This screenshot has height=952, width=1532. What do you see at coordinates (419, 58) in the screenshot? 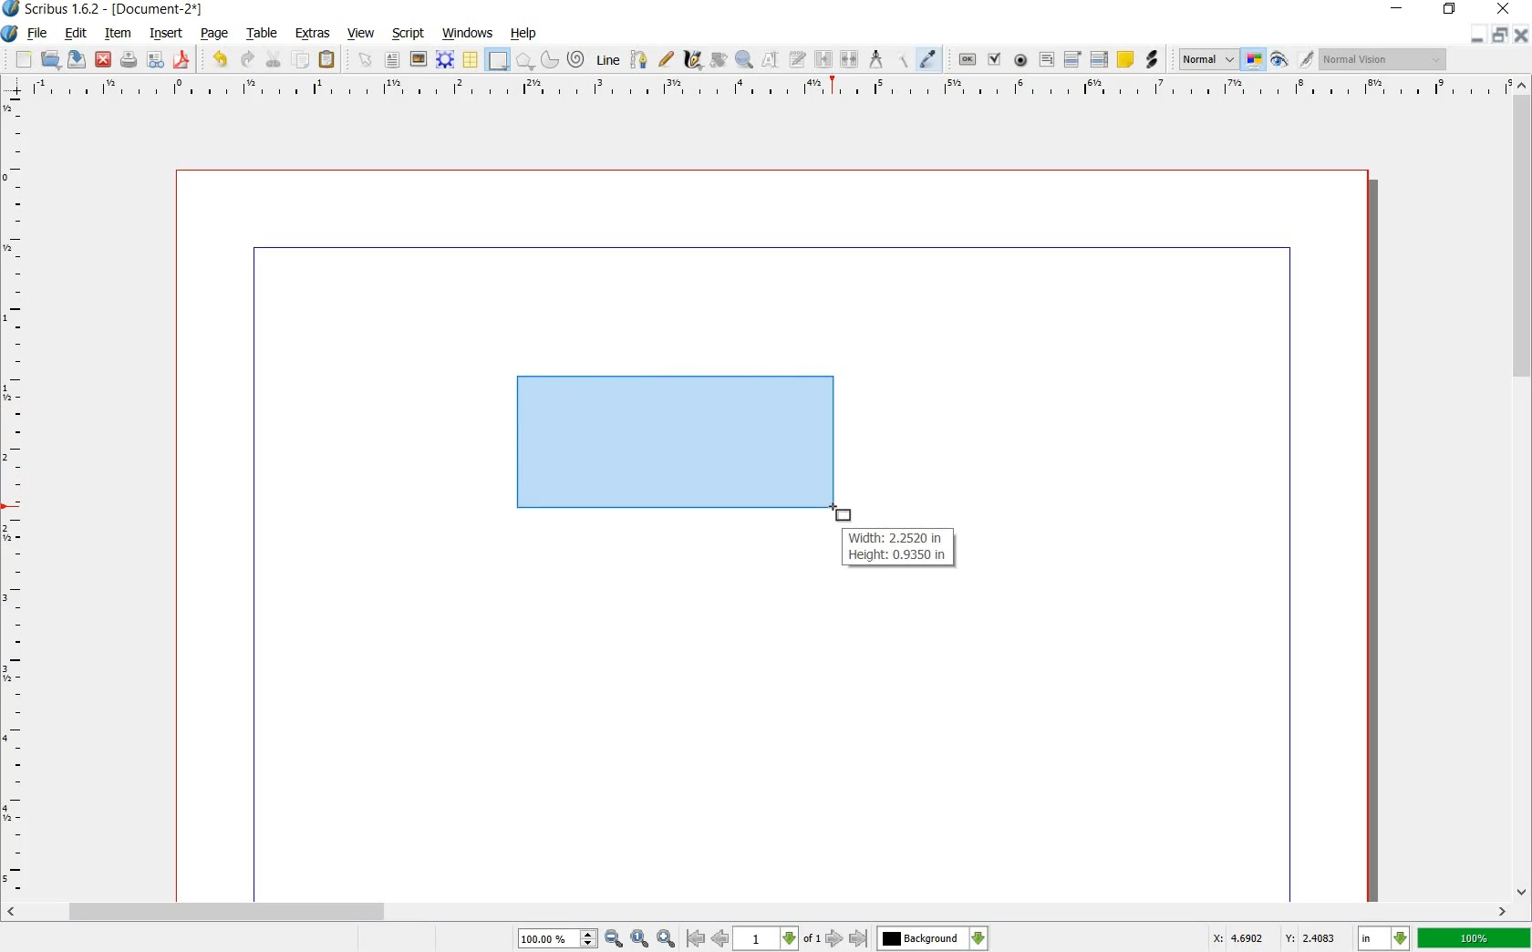
I see `IMAGE` at bounding box center [419, 58].